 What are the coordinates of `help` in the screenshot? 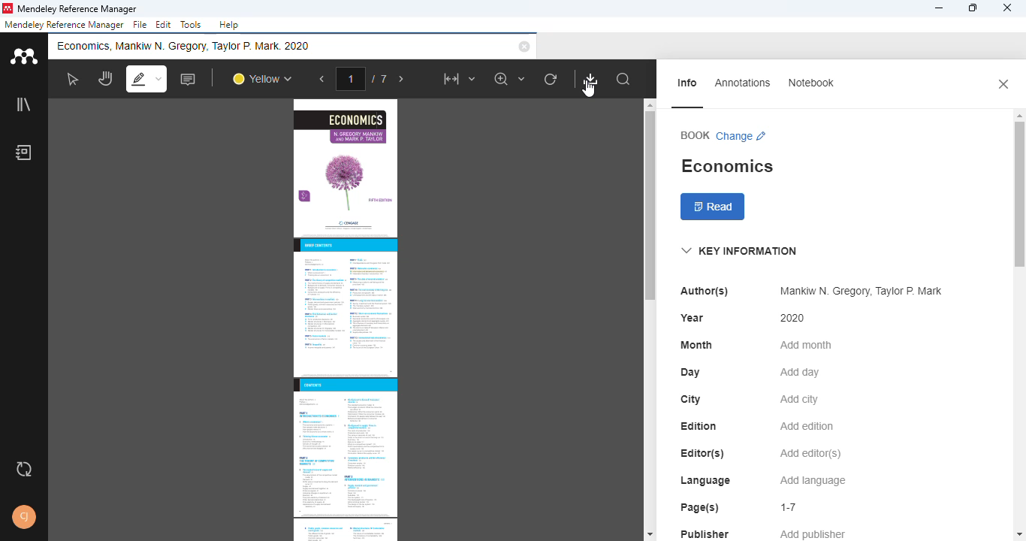 It's located at (229, 25).